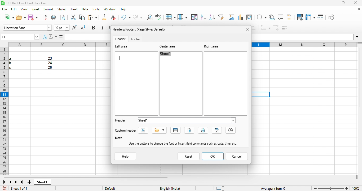  What do you see at coordinates (215, 46) in the screenshot?
I see `right area` at bounding box center [215, 46].